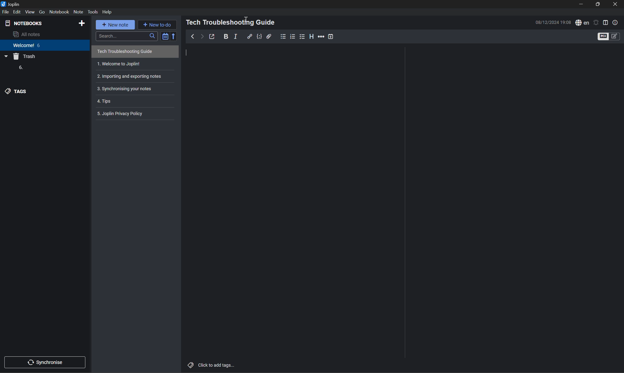 This screenshot has height=373, width=624. What do you see at coordinates (302, 36) in the screenshot?
I see `Checkbox list` at bounding box center [302, 36].